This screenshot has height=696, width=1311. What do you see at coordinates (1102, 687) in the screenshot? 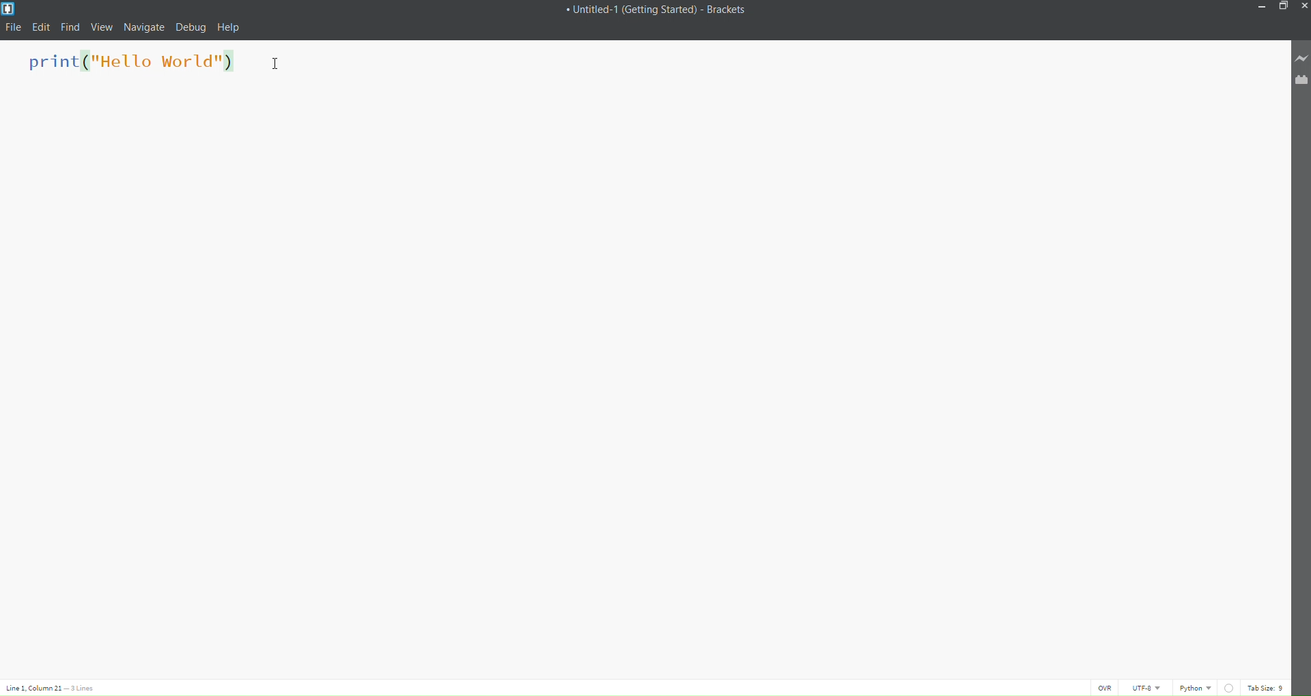
I see `ovr` at bounding box center [1102, 687].